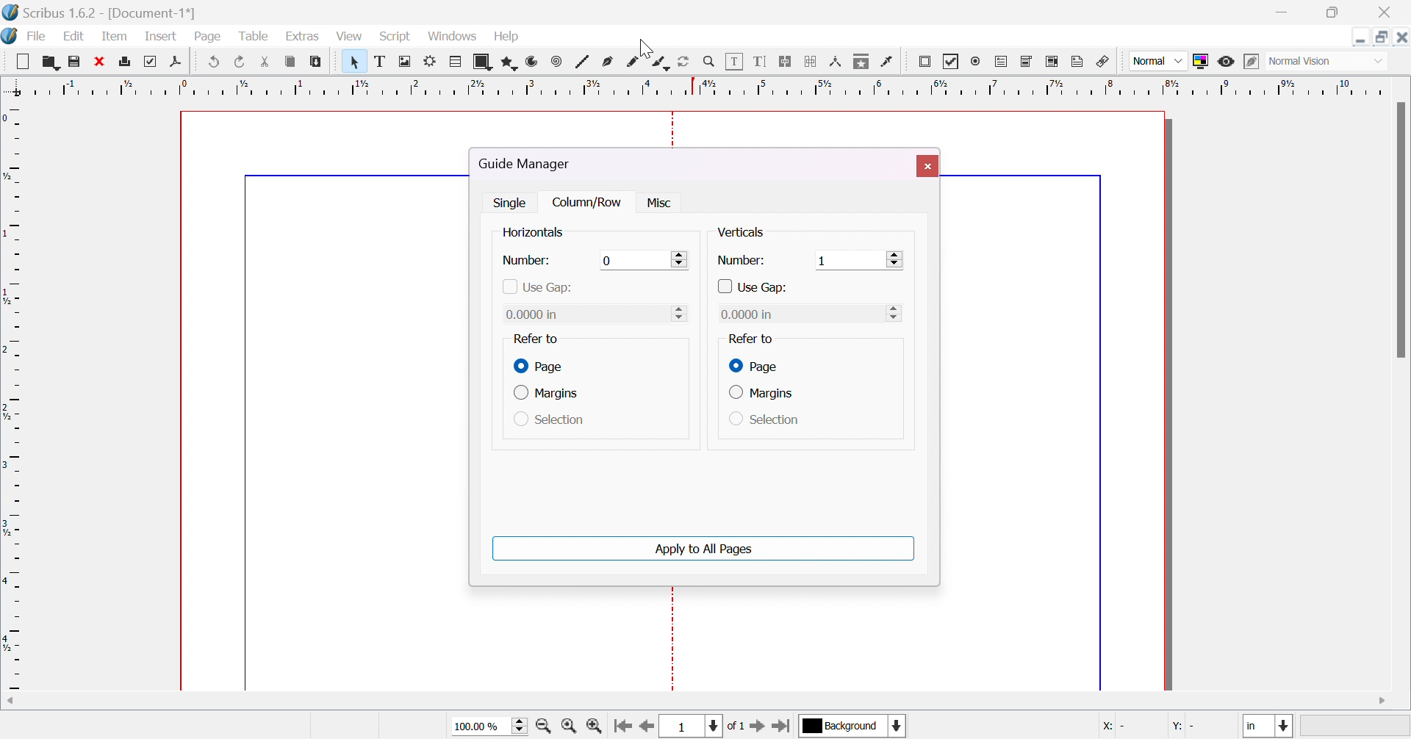 The image size is (1411, 739). I want to click on page, so click(752, 365).